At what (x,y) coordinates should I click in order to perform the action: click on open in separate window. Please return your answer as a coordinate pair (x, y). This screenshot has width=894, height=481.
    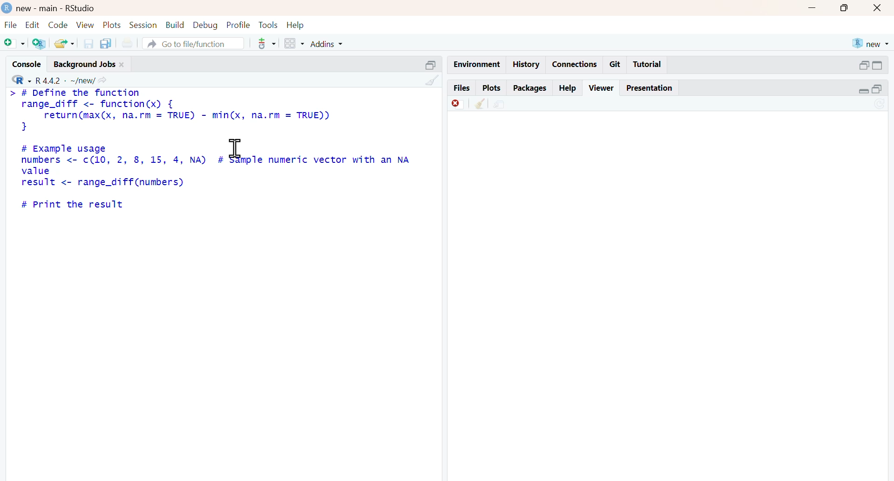
    Looking at the image, I should click on (877, 89).